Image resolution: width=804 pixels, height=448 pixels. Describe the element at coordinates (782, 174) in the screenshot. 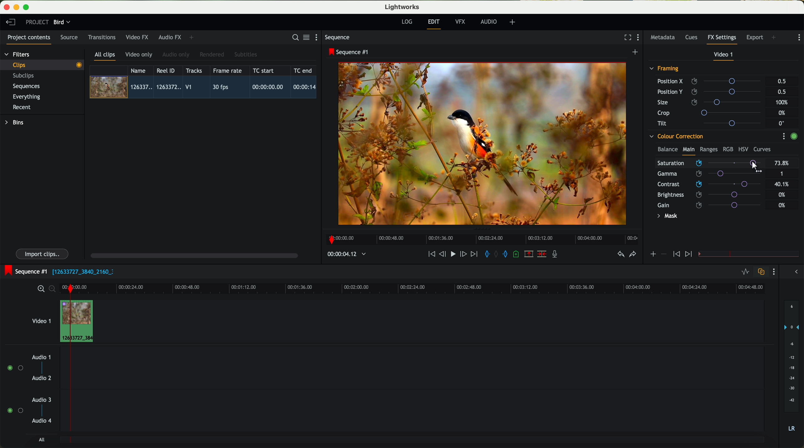

I see `1` at that location.